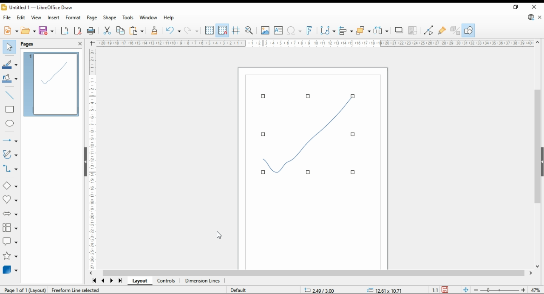  What do you see at coordinates (535, 290) in the screenshot?
I see `zoom factor` at bounding box center [535, 290].